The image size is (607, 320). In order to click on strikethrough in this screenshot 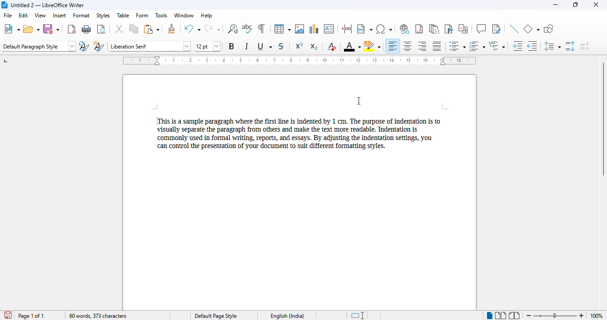, I will do `click(282, 46)`.